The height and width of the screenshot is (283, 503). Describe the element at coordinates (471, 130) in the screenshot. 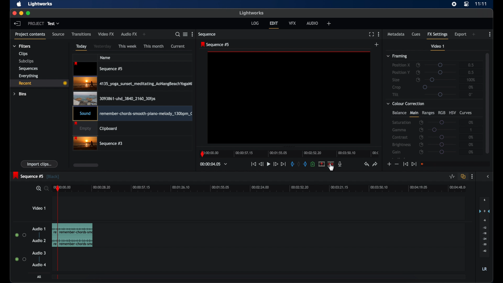

I see `1` at that location.